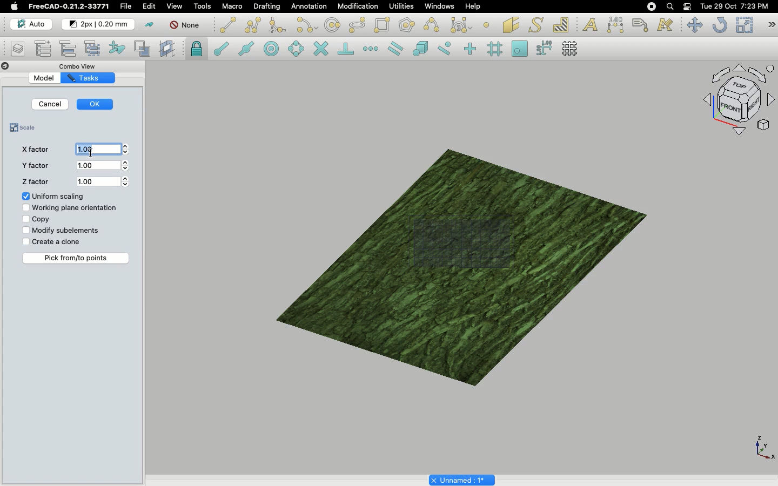  I want to click on Help, so click(473, 5).